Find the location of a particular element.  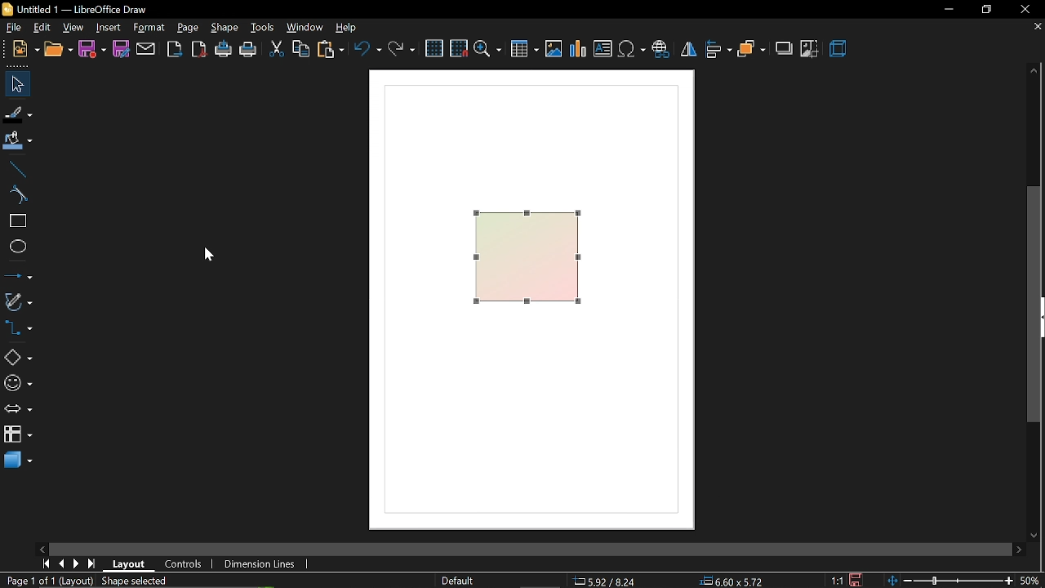

save as is located at coordinates (122, 50).